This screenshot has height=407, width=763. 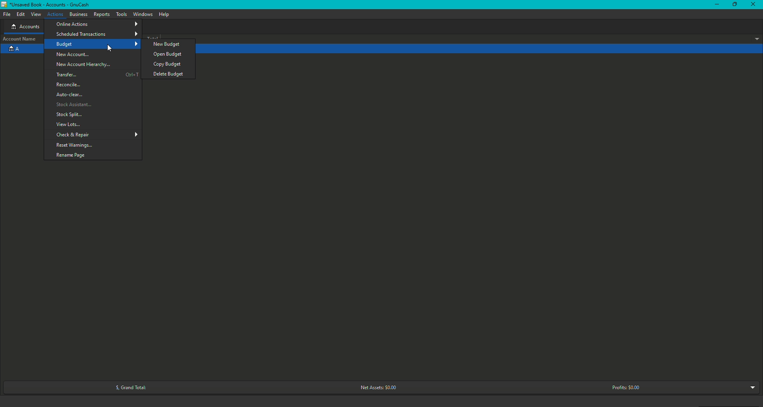 I want to click on New Budget, so click(x=168, y=45).